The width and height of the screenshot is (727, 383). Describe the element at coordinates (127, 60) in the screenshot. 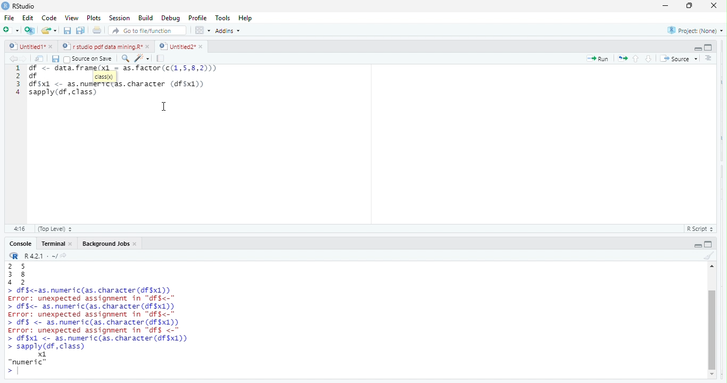

I see `find/replace` at that location.